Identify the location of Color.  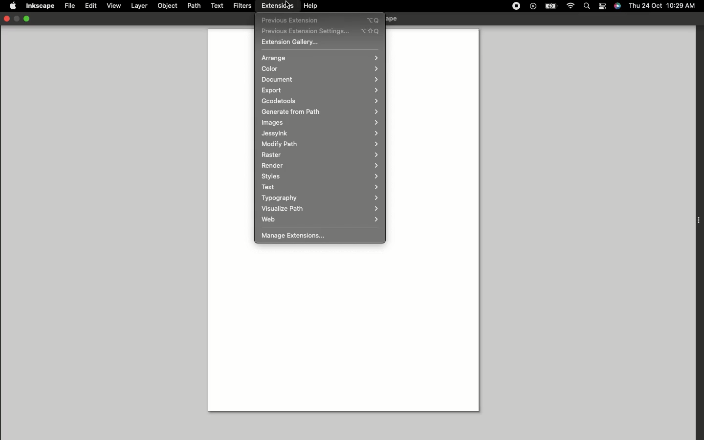
(320, 69).